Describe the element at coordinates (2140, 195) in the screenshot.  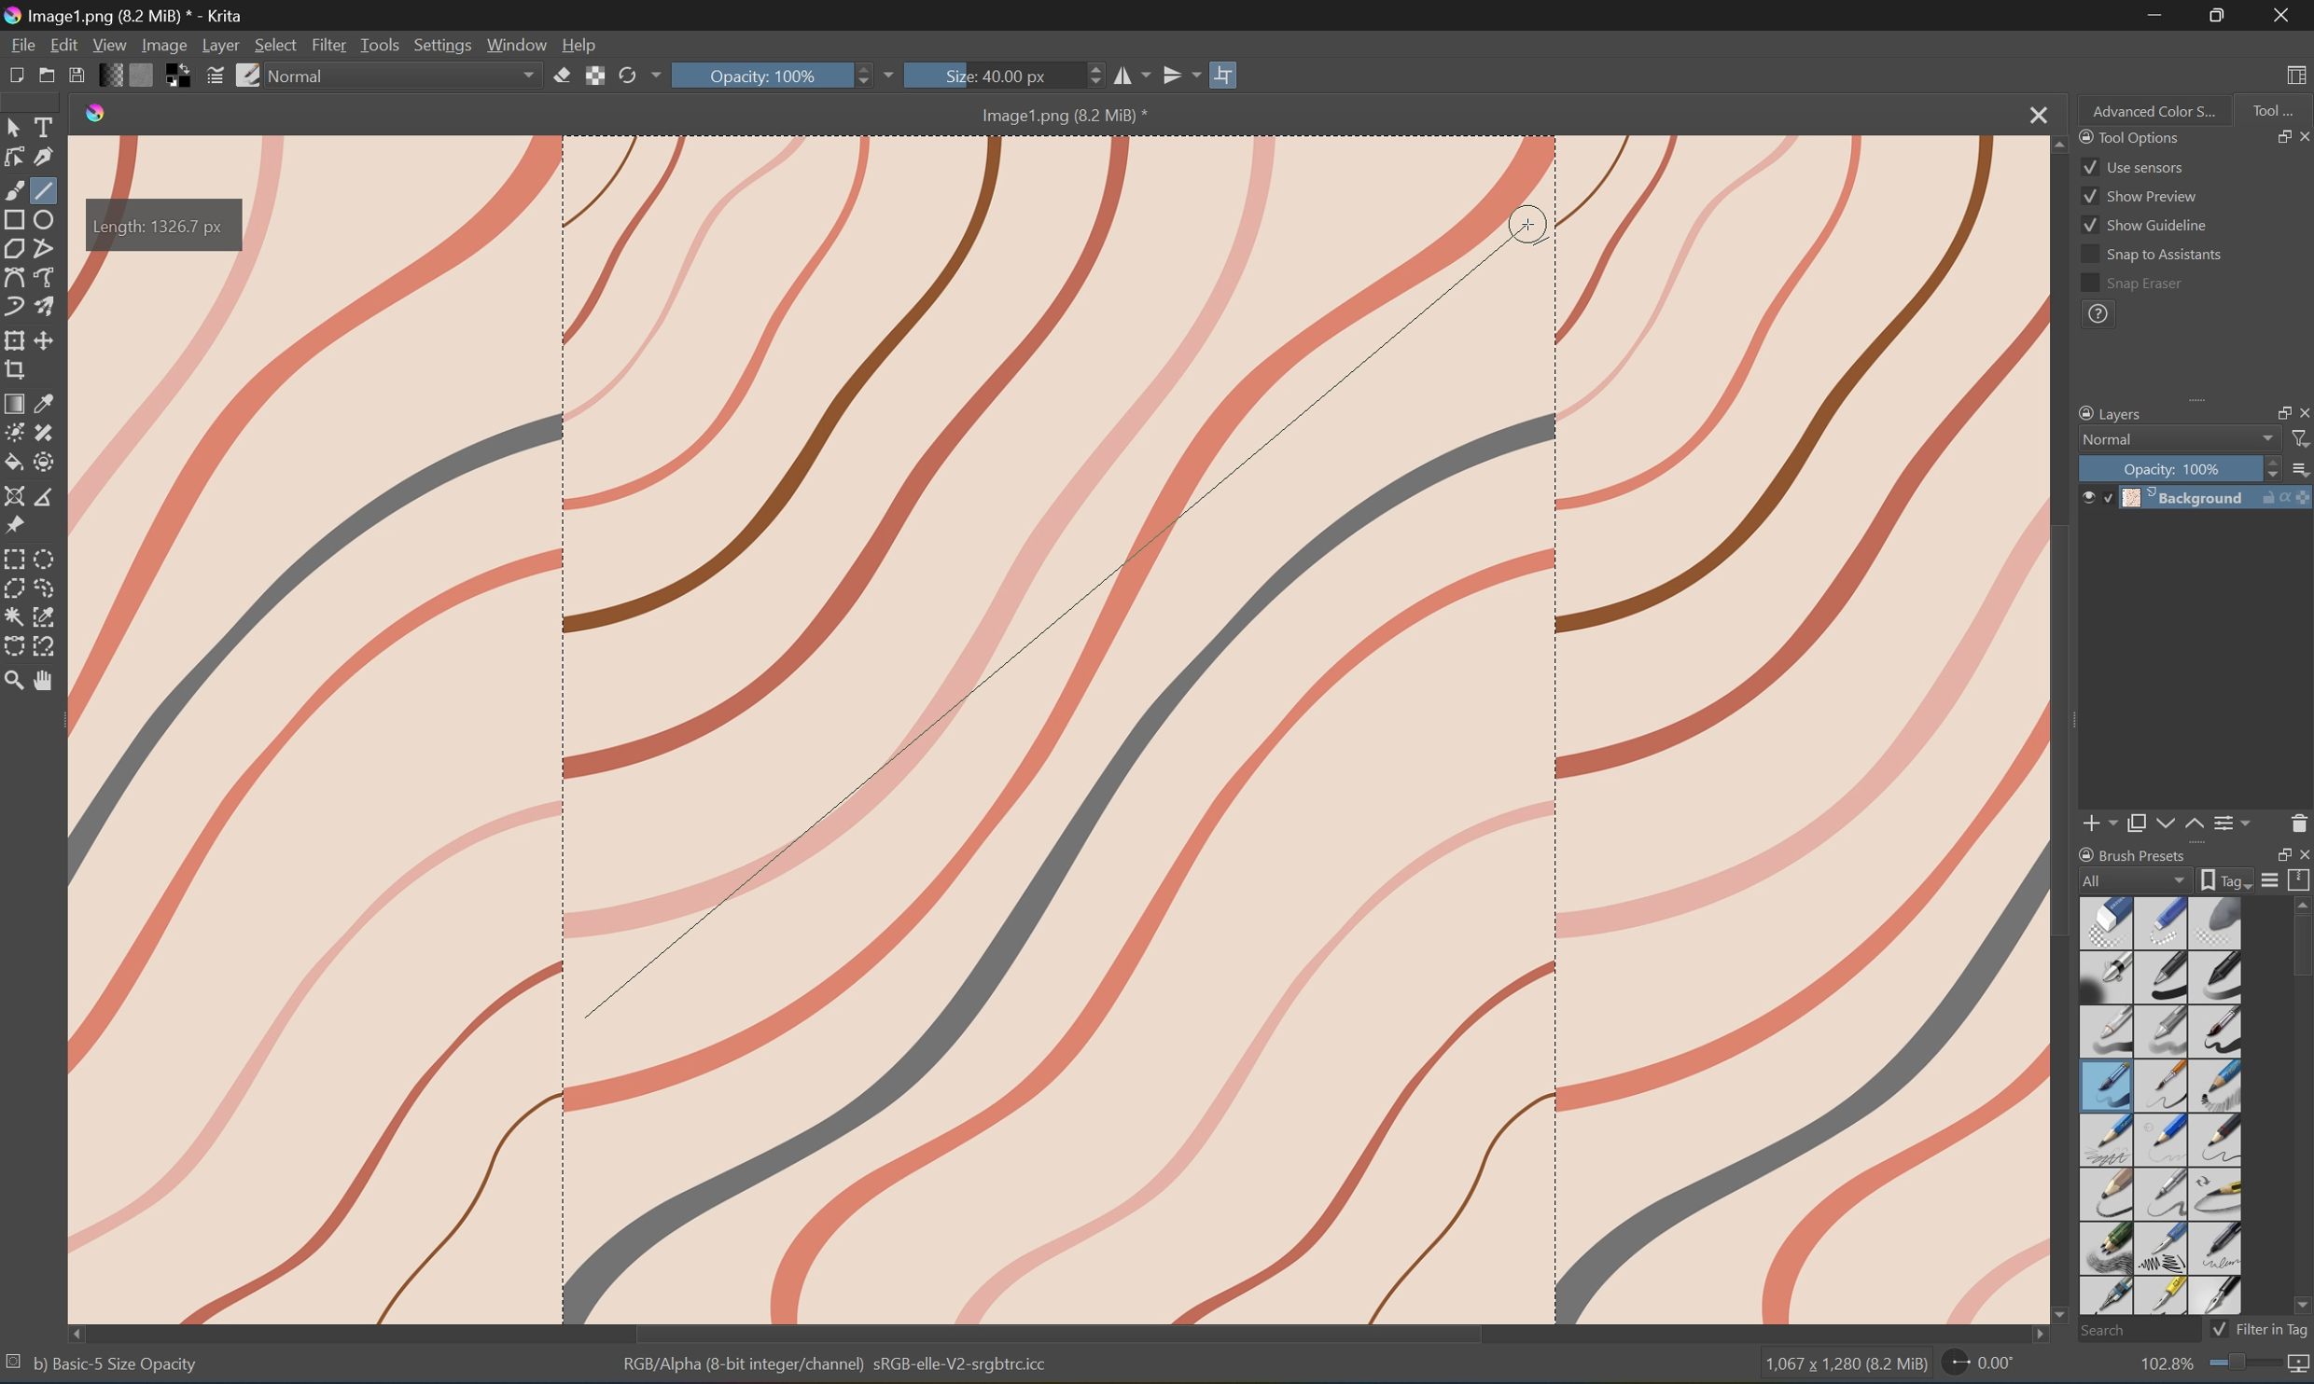
I see `Show preview` at that location.